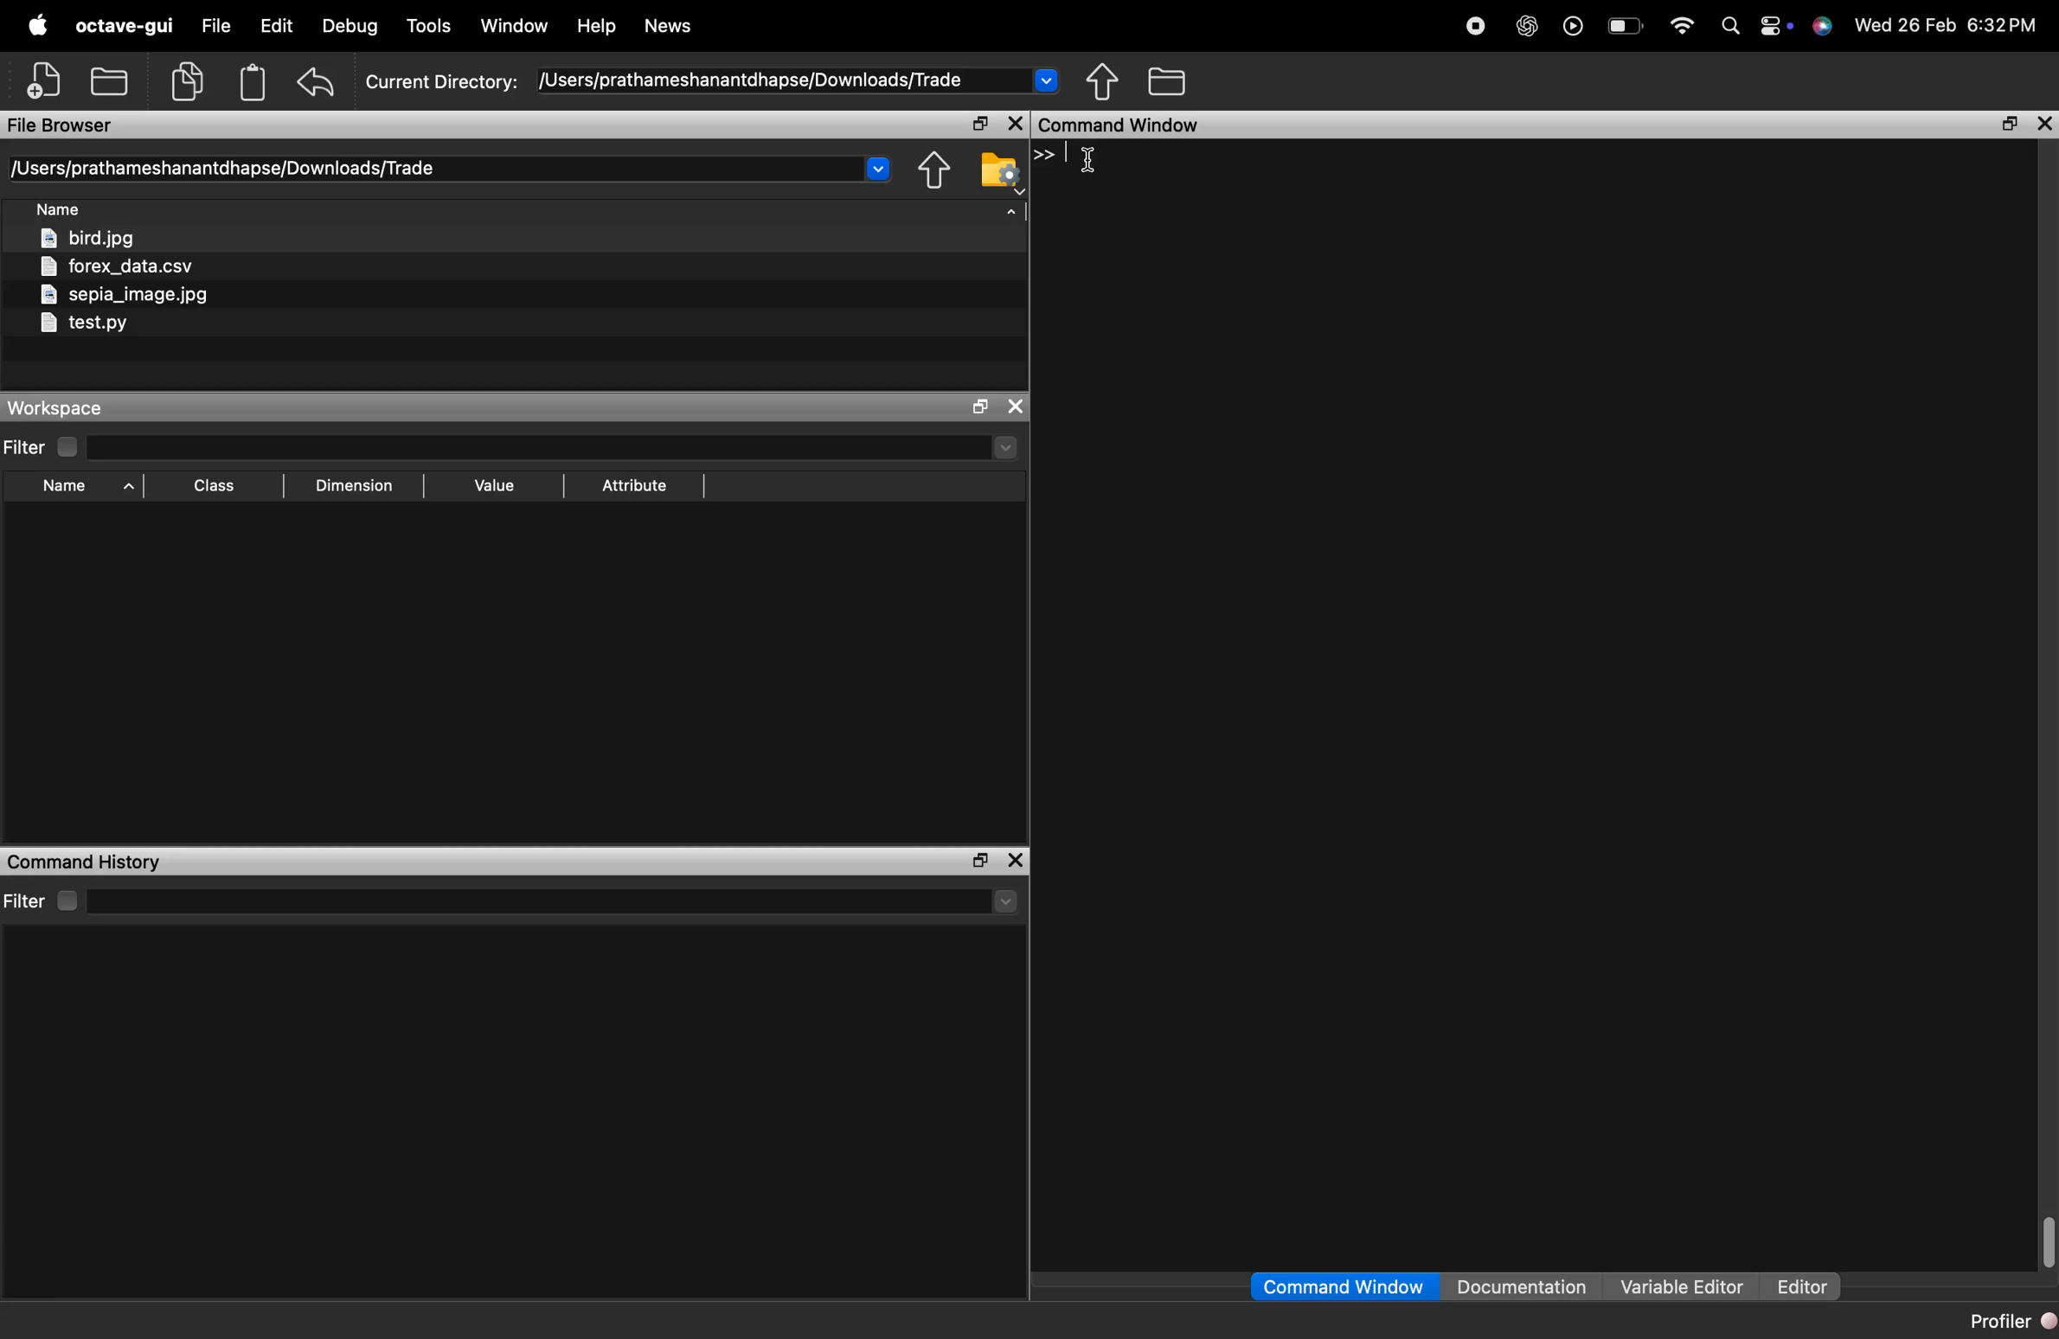 This screenshot has height=1339, width=2059. What do you see at coordinates (351, 28) in the screenshot?
I see `debug` at bounding box center [351, 28].